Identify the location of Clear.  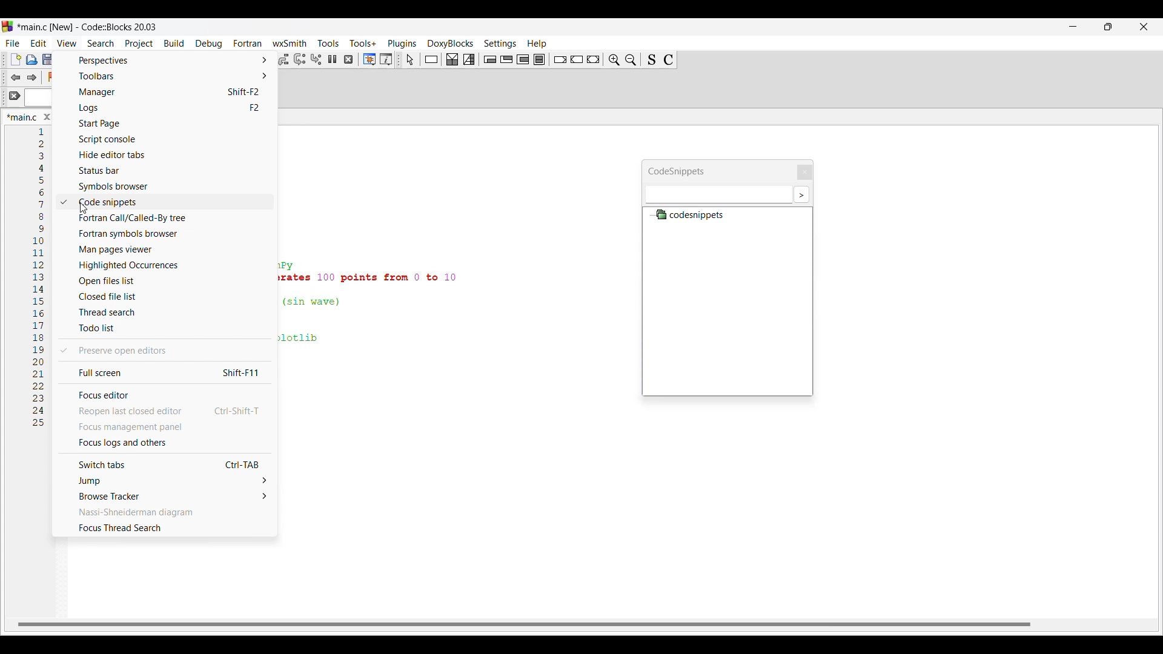
(15, 96).